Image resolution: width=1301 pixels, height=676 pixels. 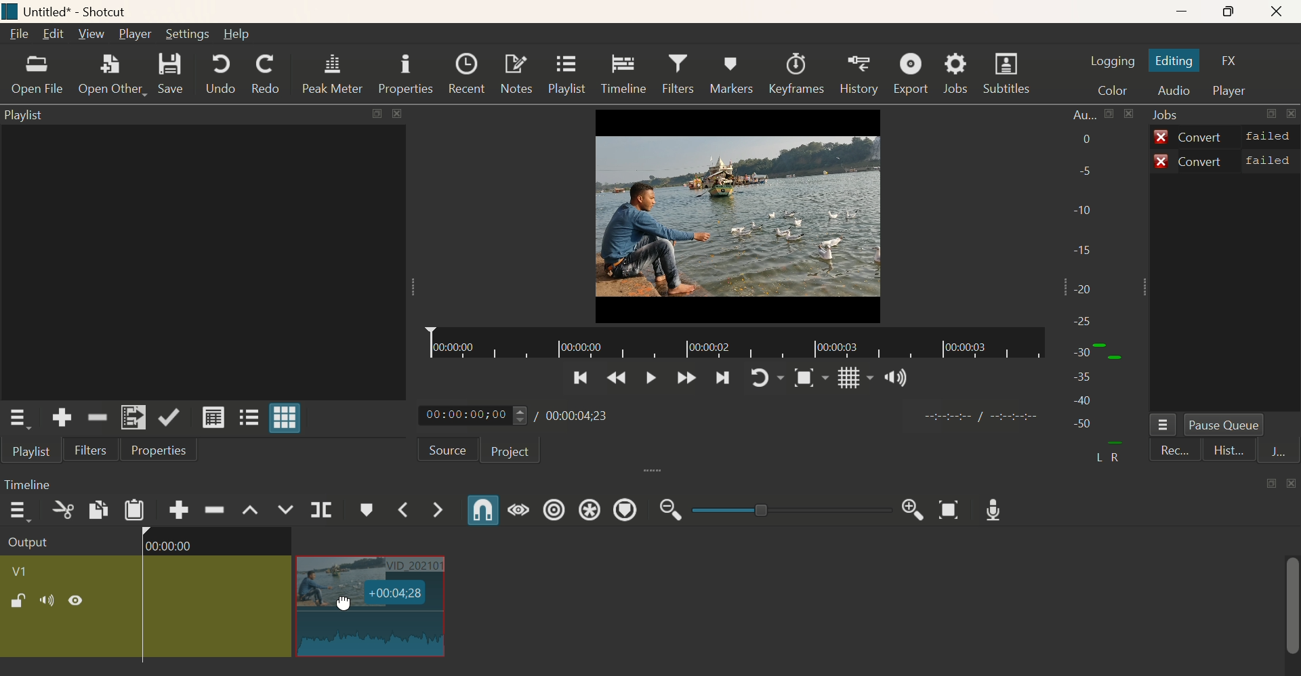 What do you see at coordinates (1214, 425) in the screenshot?
I see `` at bounding box center [1214, 425].